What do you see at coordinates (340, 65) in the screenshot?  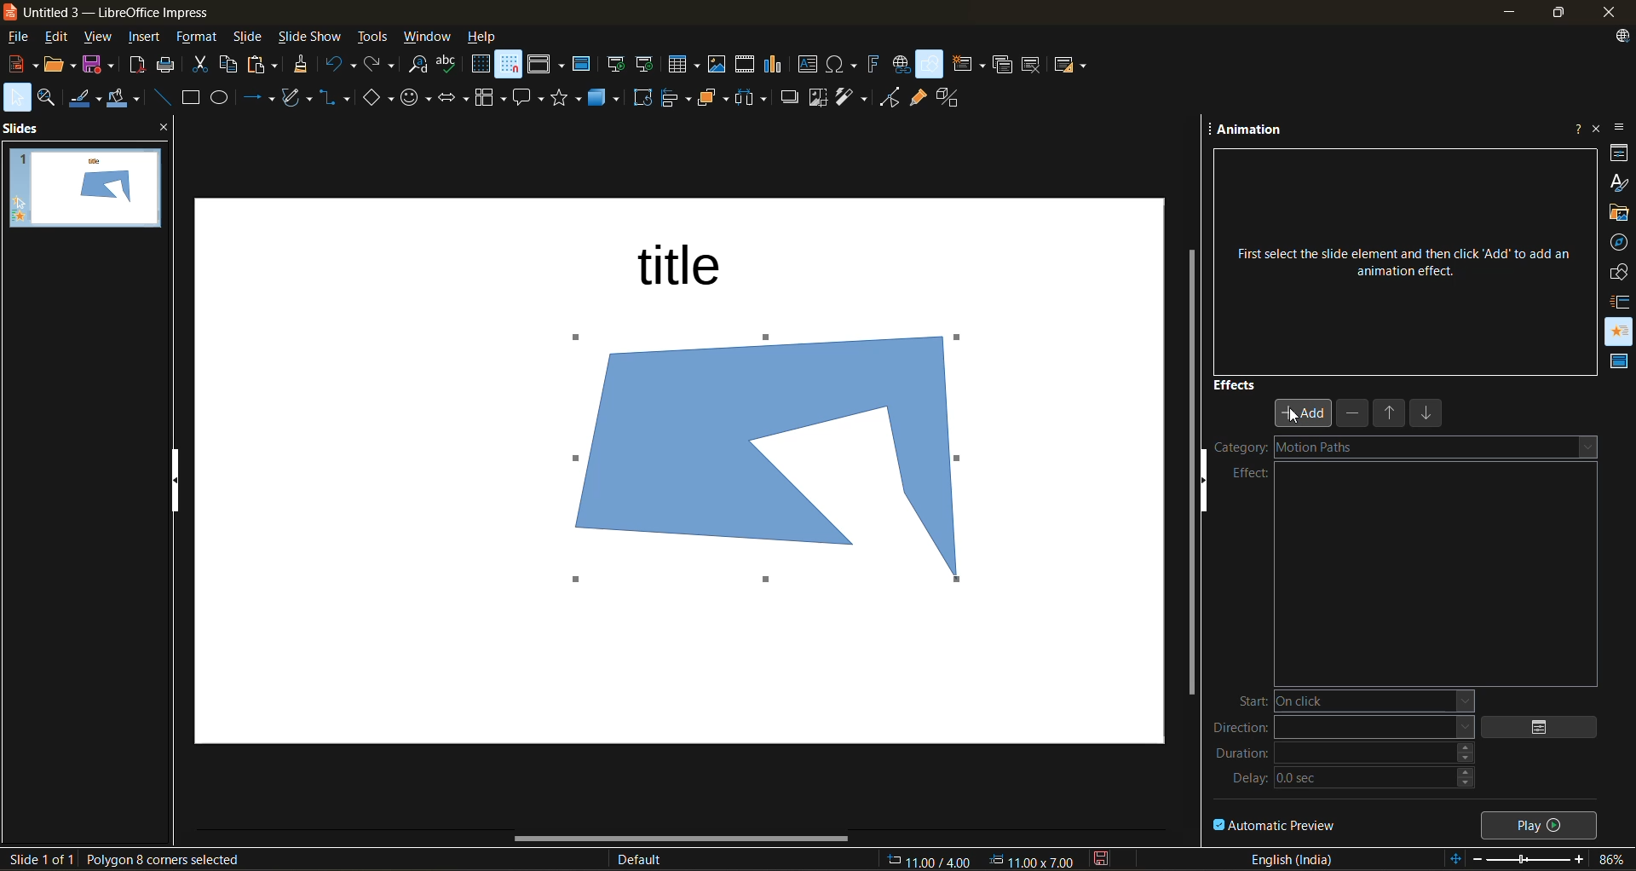 I see `undo` at bounding box center [340, 65].